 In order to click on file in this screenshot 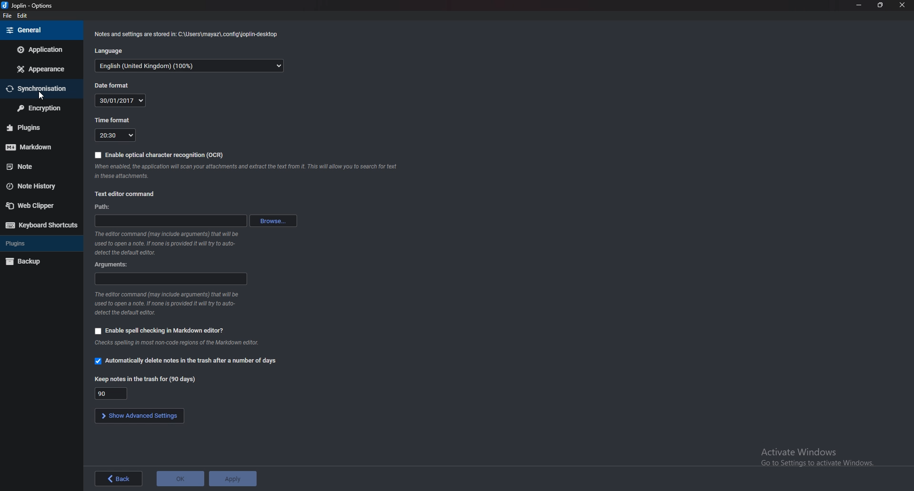, I will do `click(7, 16)`.